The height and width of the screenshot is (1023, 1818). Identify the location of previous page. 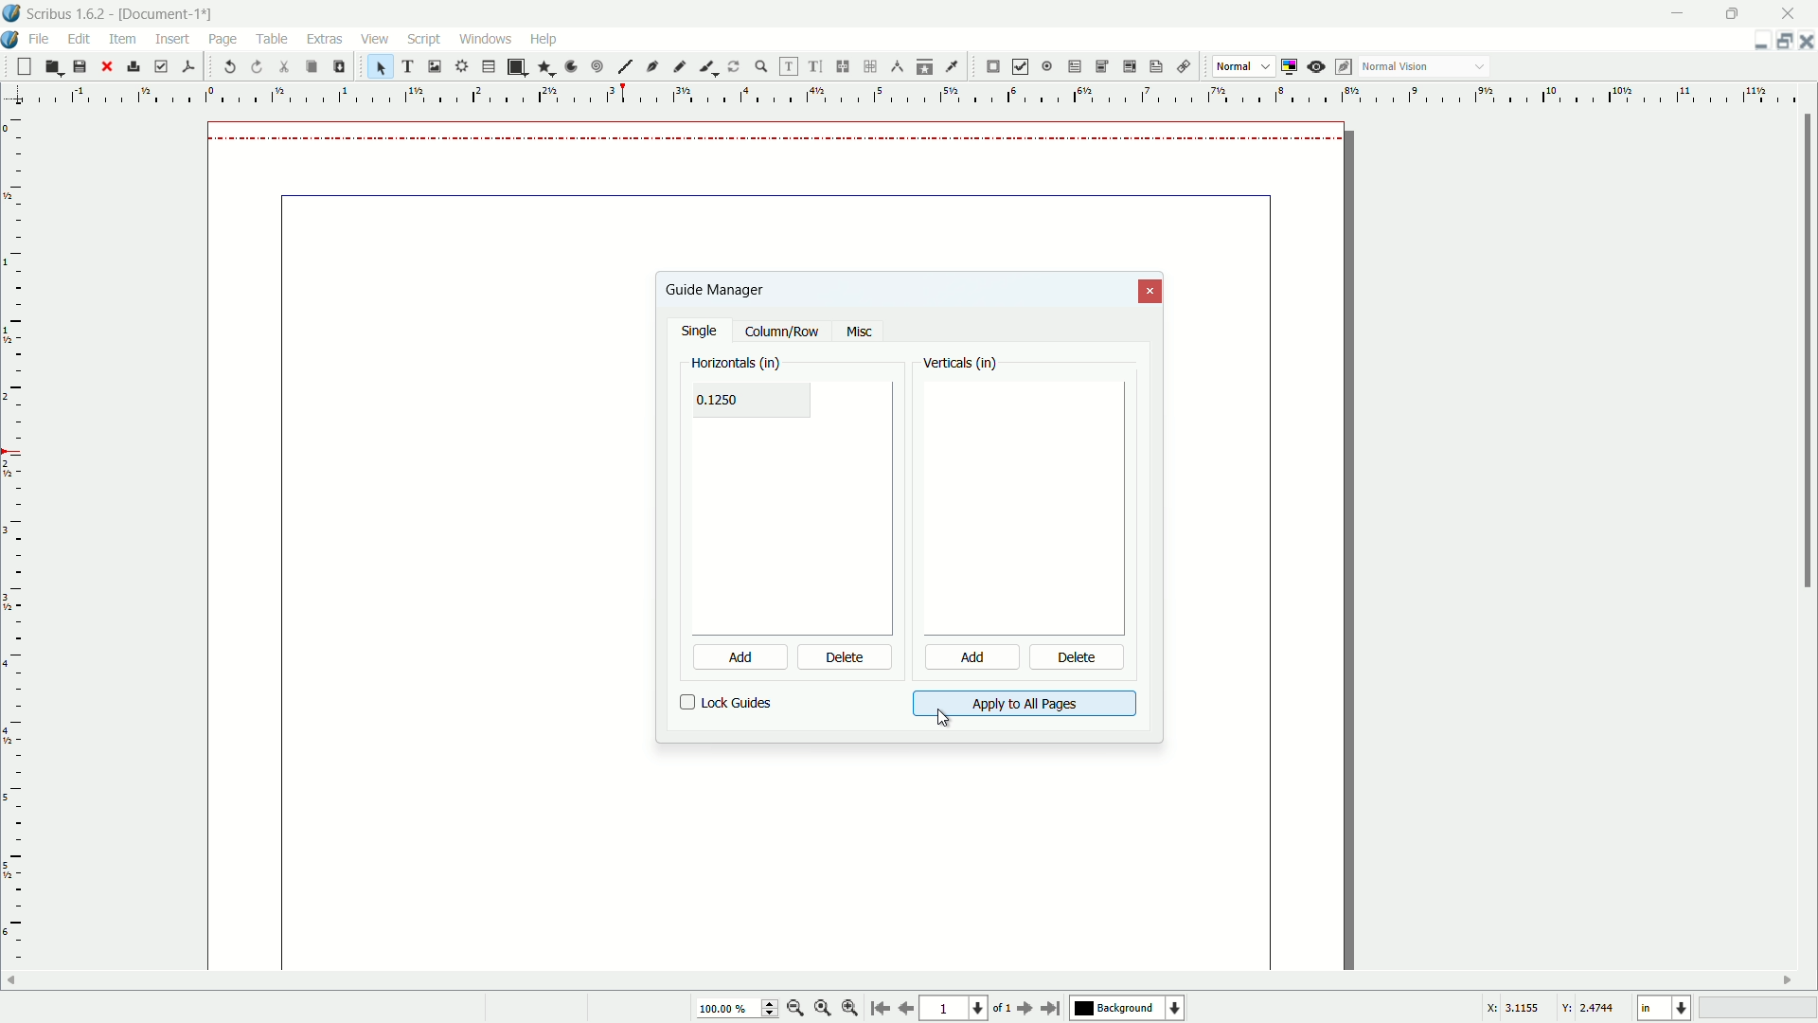
(905, 1009).